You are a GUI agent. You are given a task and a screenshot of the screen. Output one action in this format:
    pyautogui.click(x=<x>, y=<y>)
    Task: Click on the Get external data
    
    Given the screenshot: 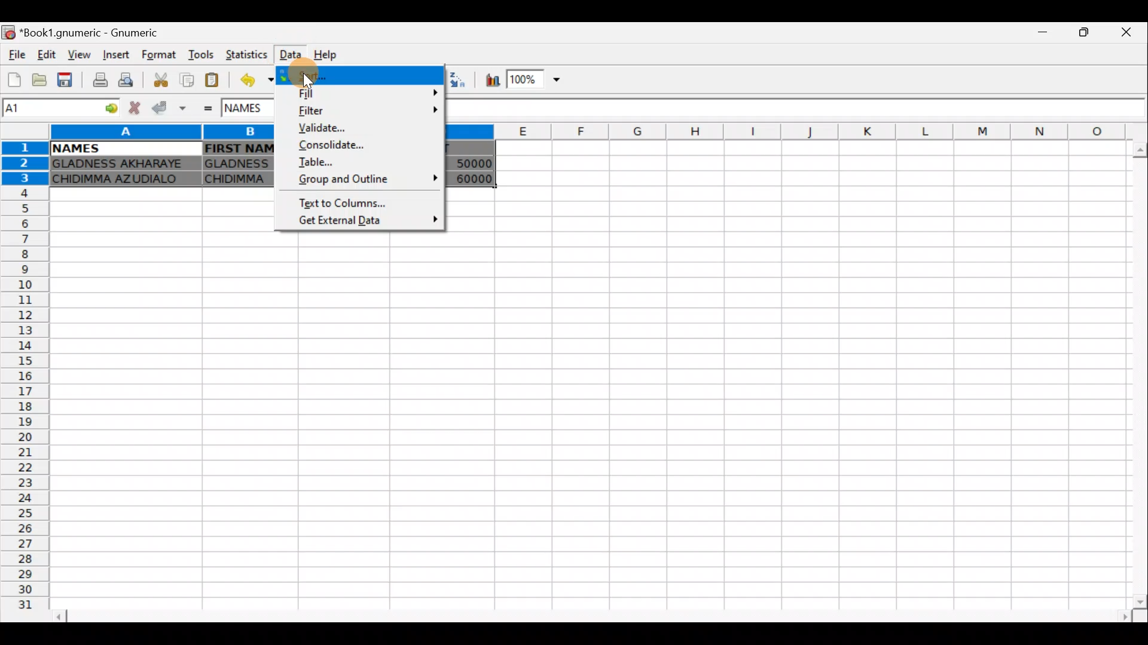 What is the action you would take?
    pyautogui.click(x=366, y=221)
    